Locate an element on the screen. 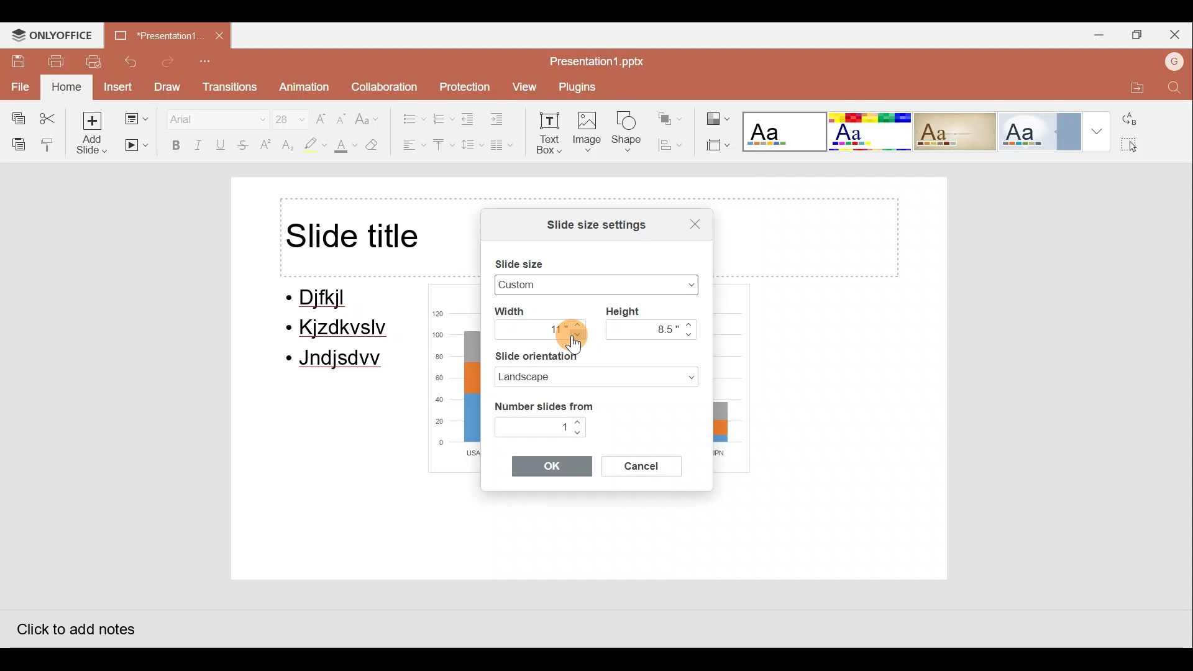  Change colour theme is located at coordinates (718, 114).